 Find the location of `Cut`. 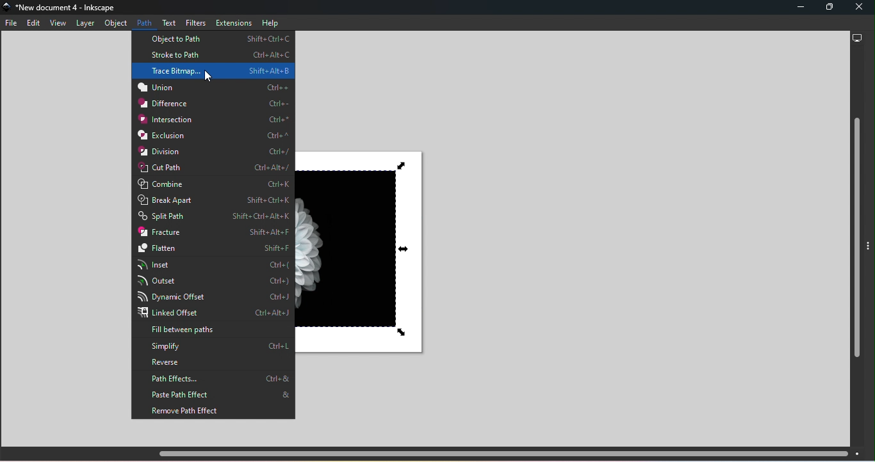

Cut is located at coordinates (213, 168).